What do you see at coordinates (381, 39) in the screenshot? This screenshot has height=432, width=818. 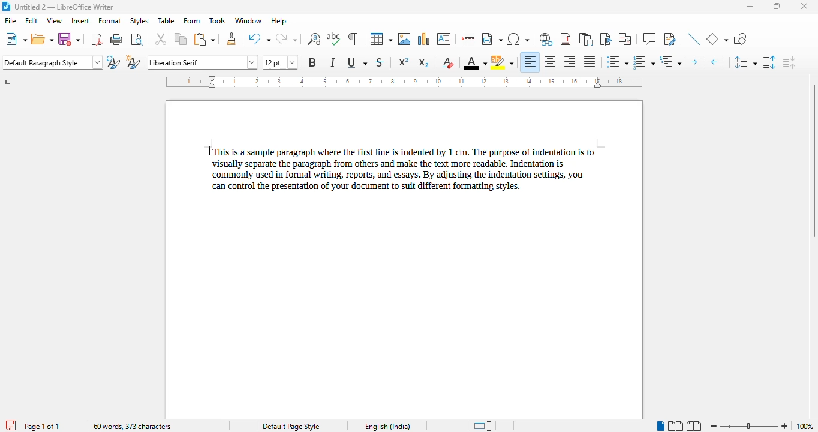 I see `table` at bounding box center [381, 39].